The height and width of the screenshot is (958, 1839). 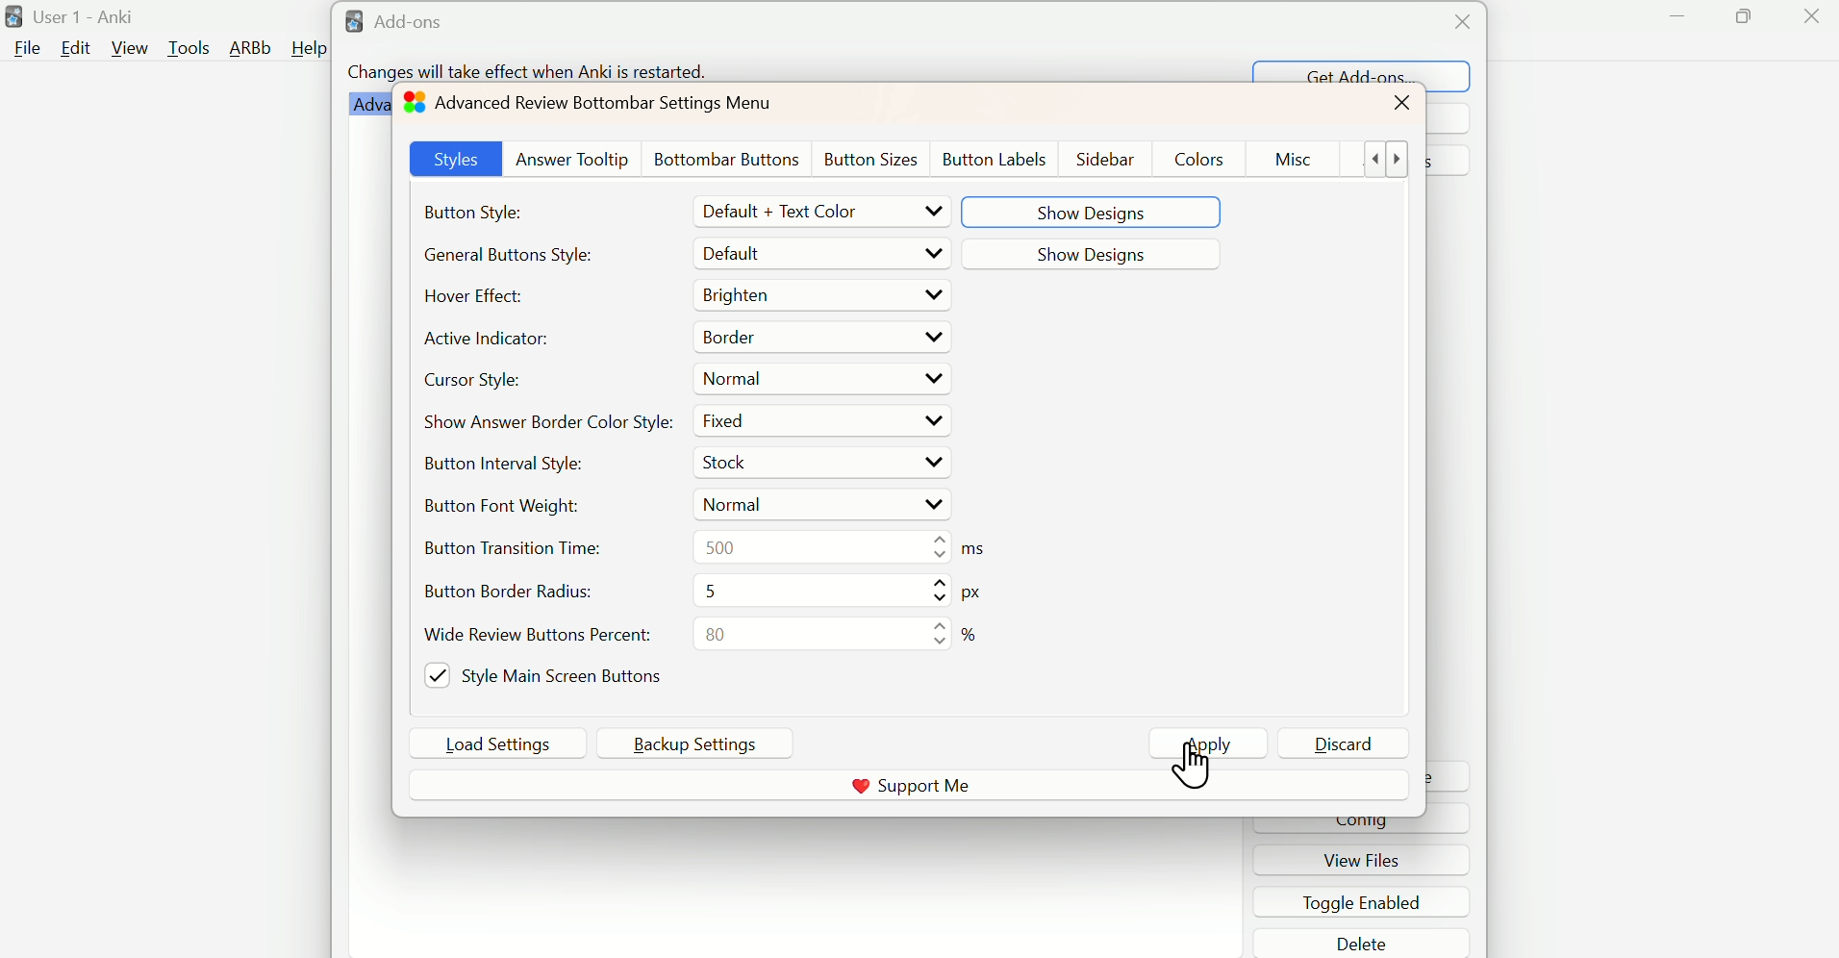 I want to click on Style Main Screen Buttons, so click(x=546, y=674).